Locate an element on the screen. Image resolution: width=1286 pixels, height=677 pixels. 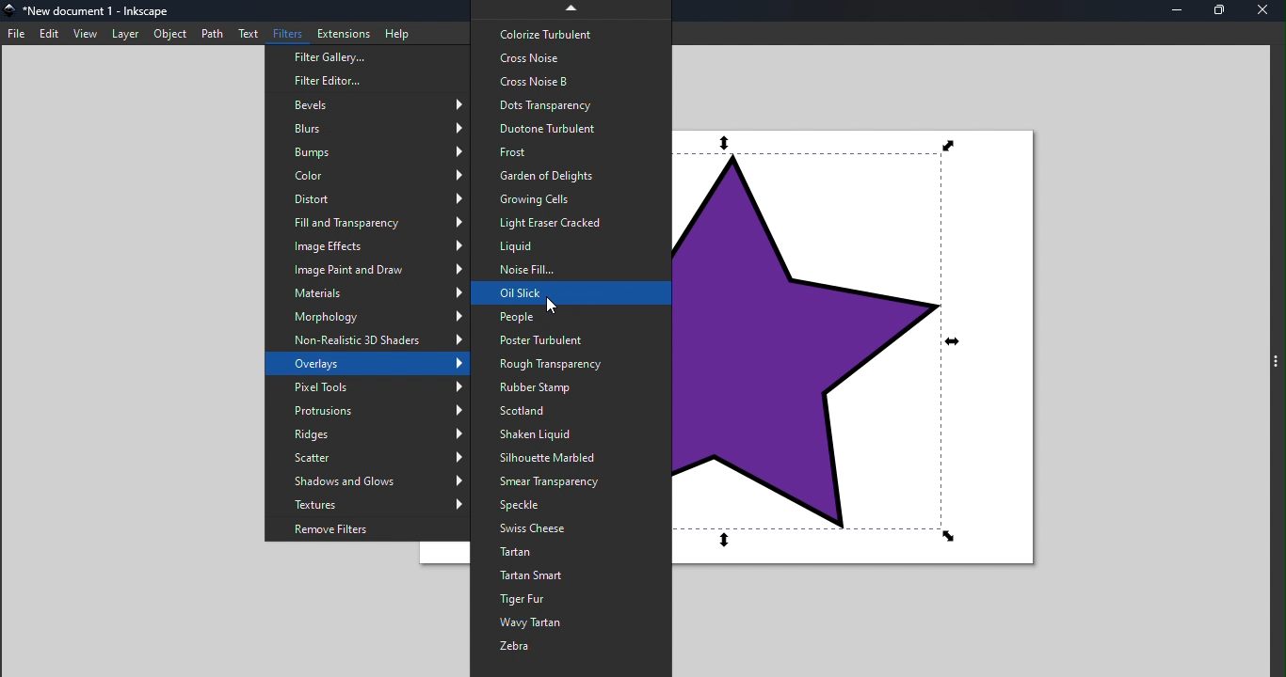
Rubber stamp is located at coordinates (571, 387).